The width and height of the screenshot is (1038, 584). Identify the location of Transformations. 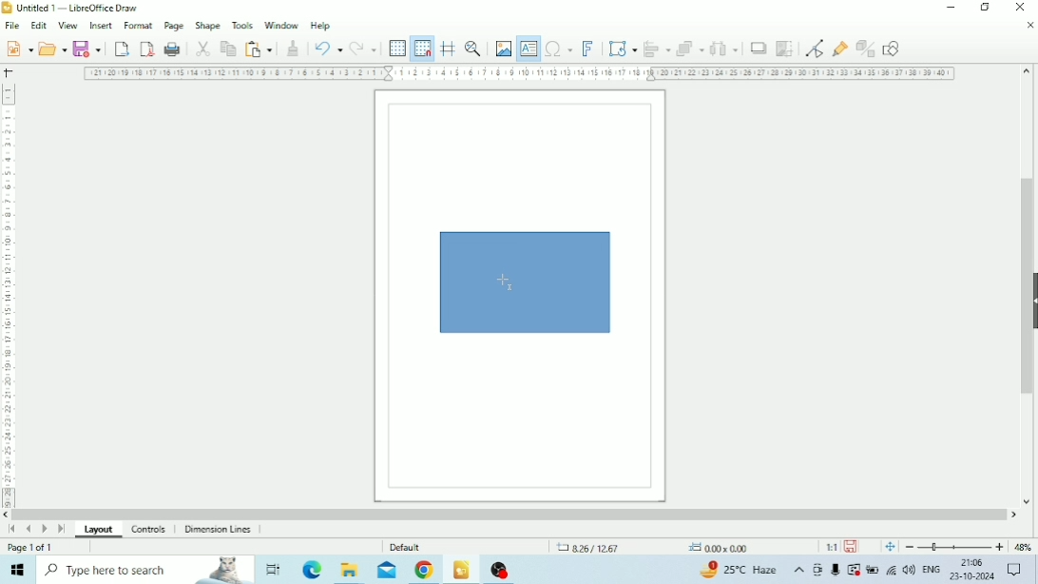
(623, 49).